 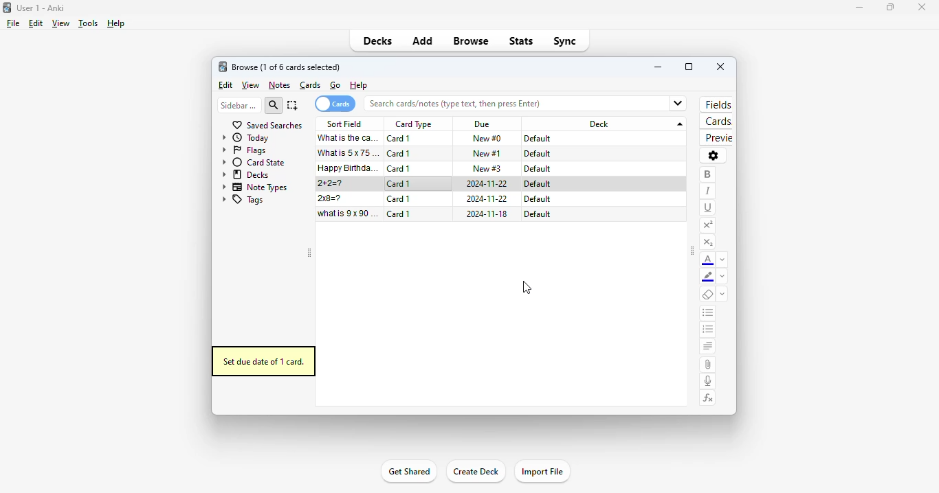 I want to click on close, so click(x=720, y=67).